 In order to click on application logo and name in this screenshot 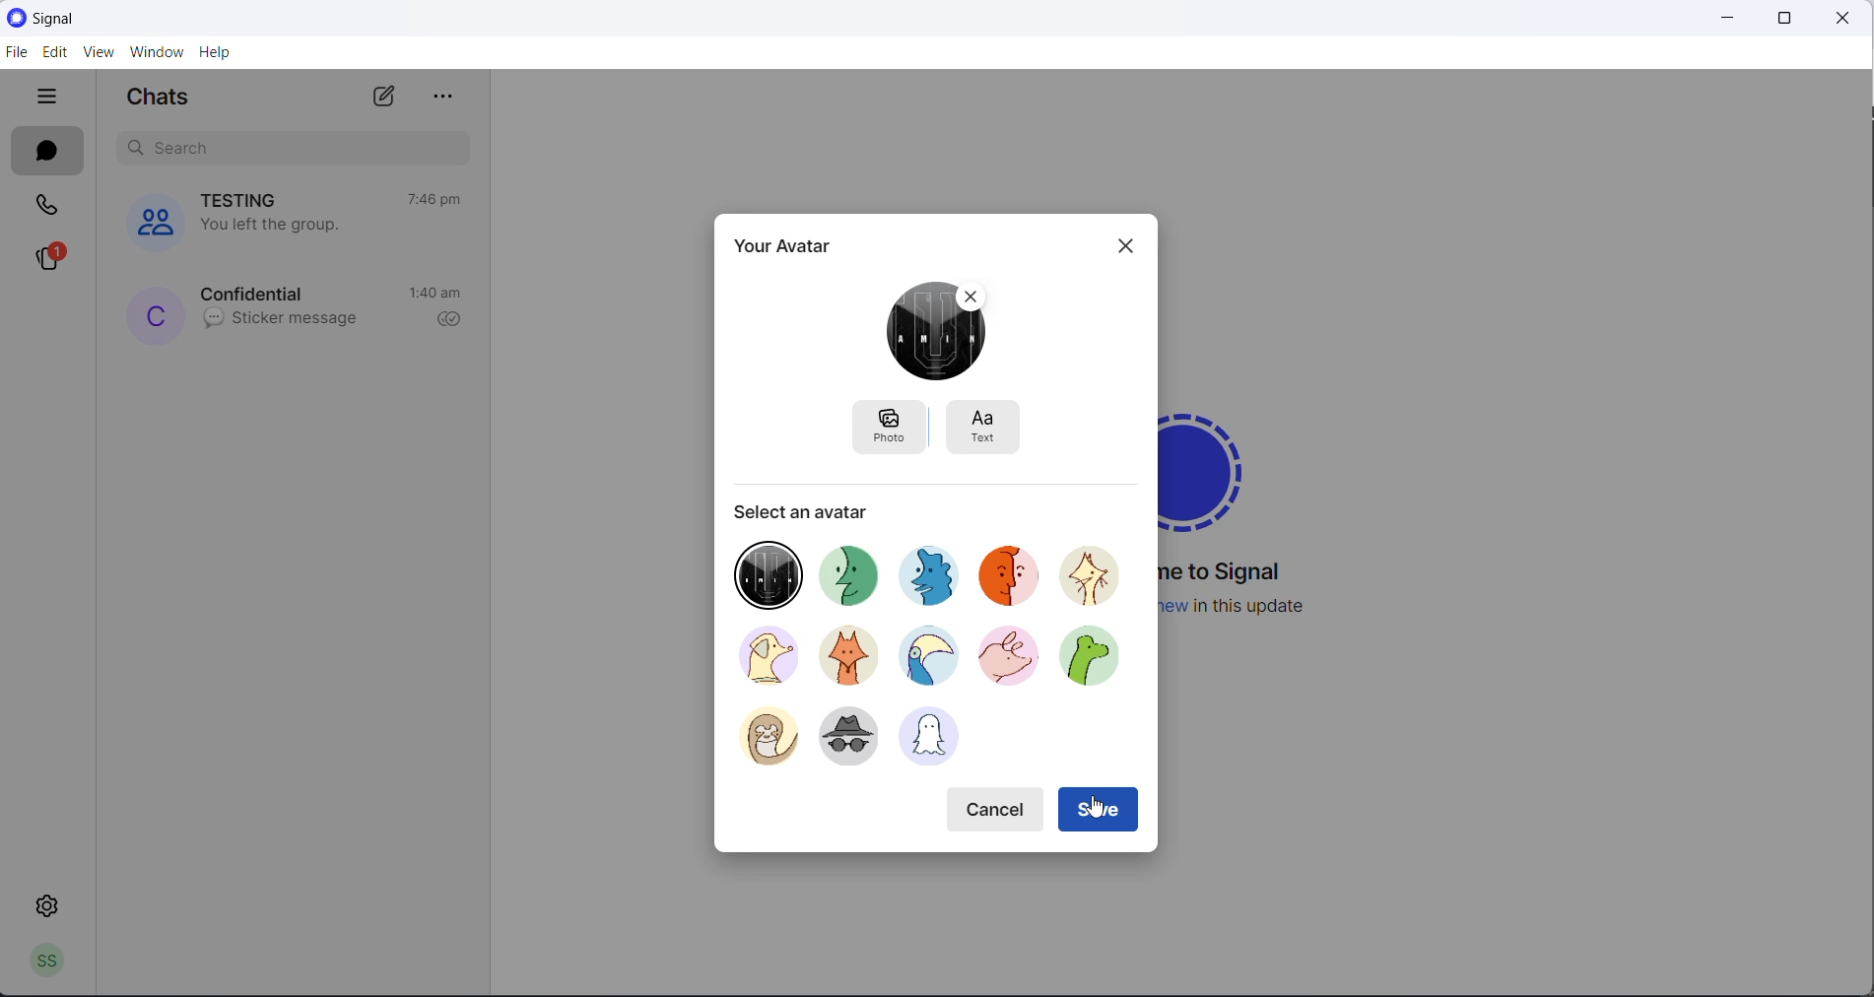, I will do `click(97, 19)`.